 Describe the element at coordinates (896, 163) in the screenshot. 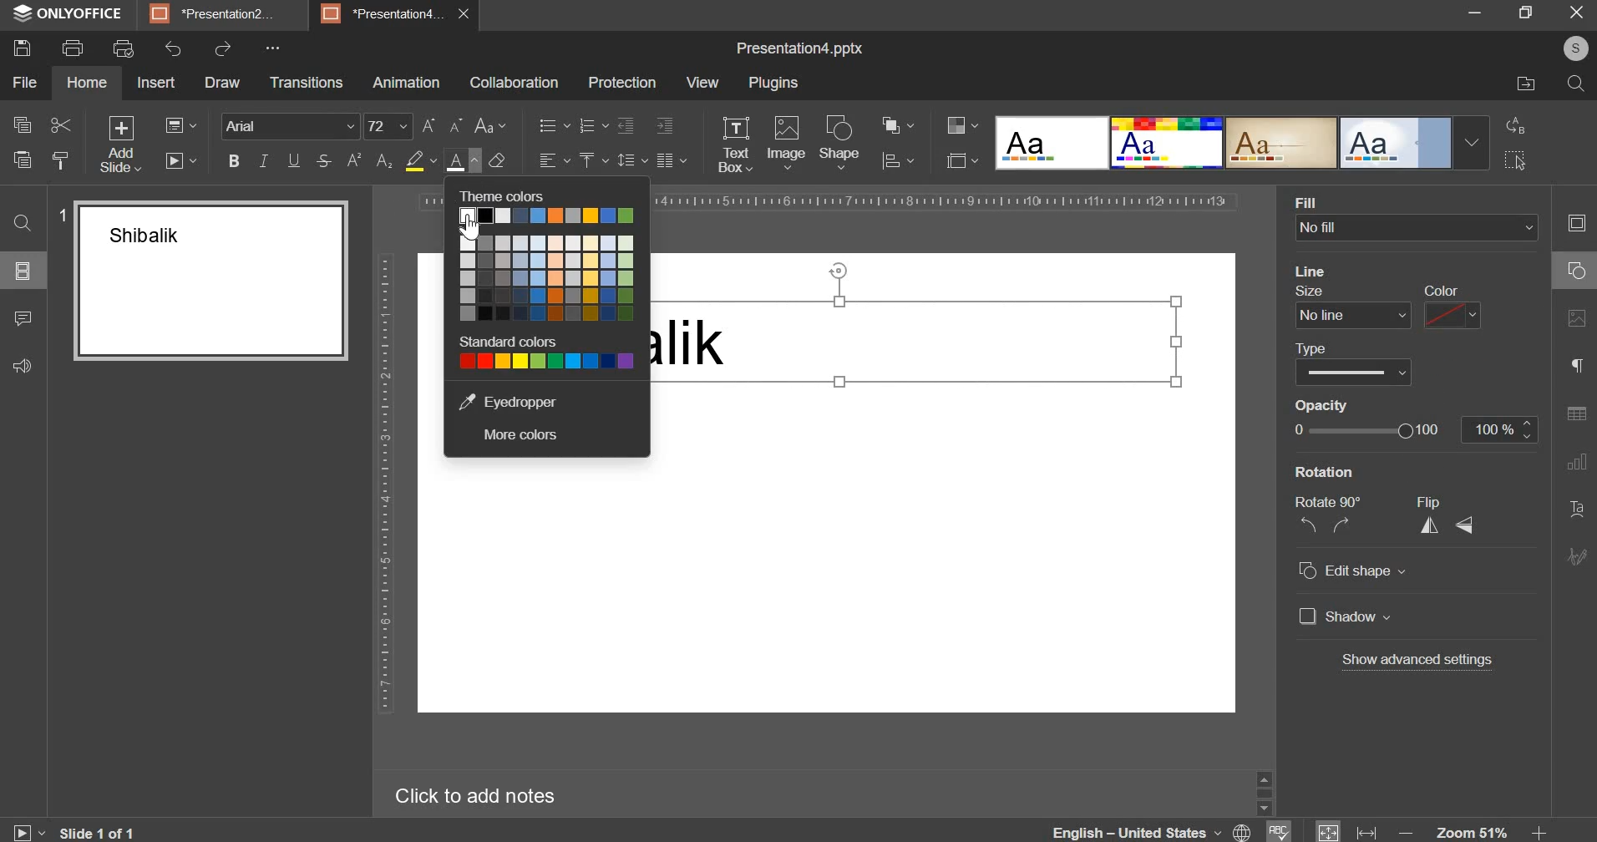

I see `align` at that location.